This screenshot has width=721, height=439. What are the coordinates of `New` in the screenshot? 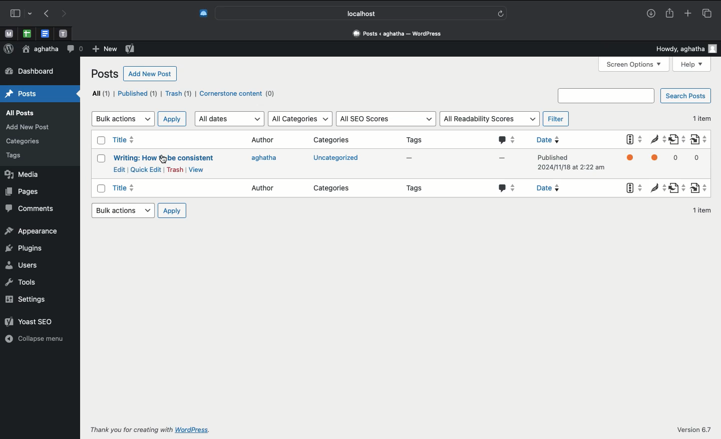 It's located at (104, 49).